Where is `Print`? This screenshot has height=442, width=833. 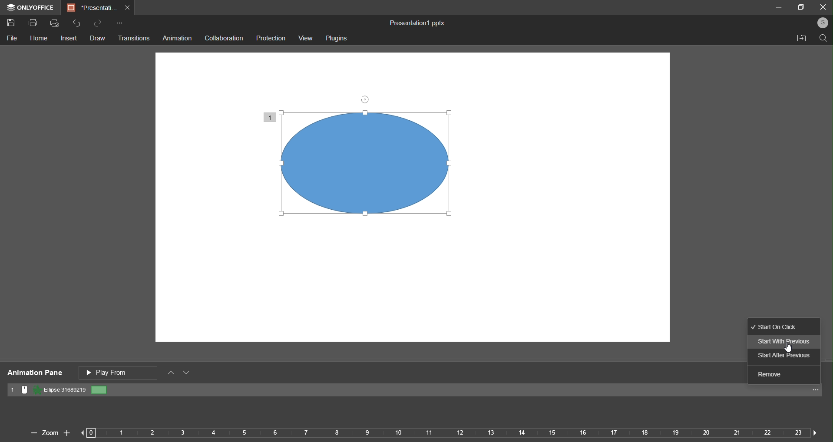 Print is located at coordinates (33, 24).